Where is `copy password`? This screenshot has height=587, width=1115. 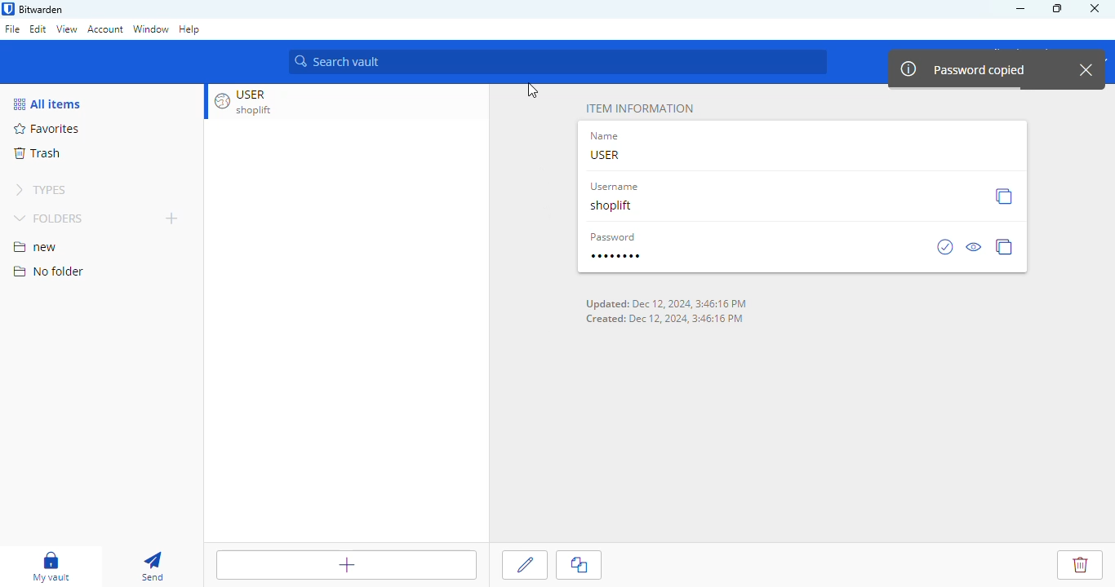 copy password is located at coordinates (1005, 246).